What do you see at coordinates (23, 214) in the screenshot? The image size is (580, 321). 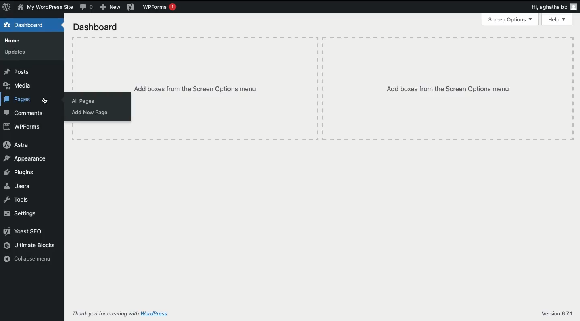 I see `Settings` at bounding box center [23, 214].